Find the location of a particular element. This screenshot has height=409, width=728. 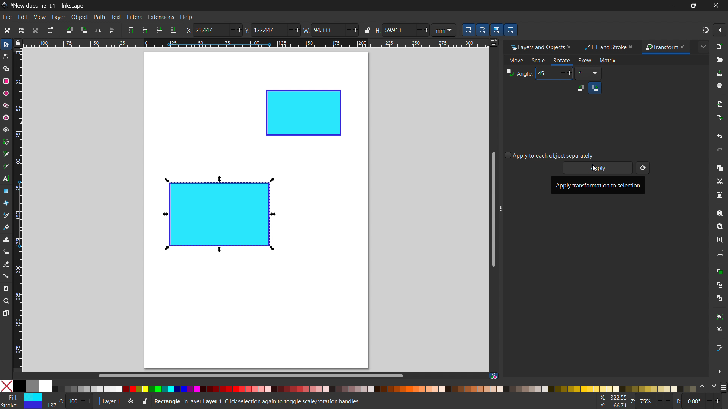

rotate 90 cw is located at coordinates (83, 30).